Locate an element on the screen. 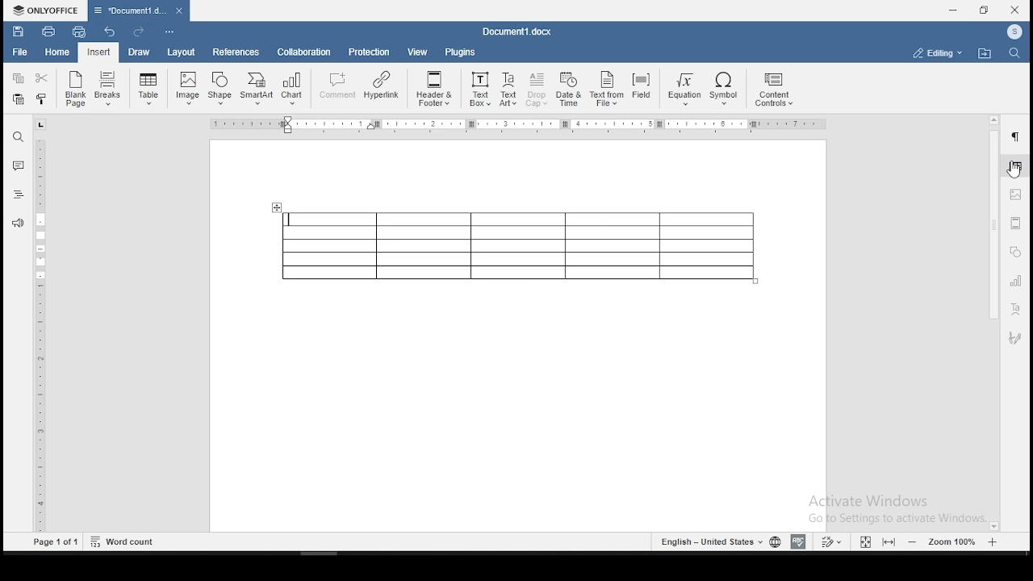 The height and width of the screenshot is (581, 1033). paste is located at coordinates (19, 102).